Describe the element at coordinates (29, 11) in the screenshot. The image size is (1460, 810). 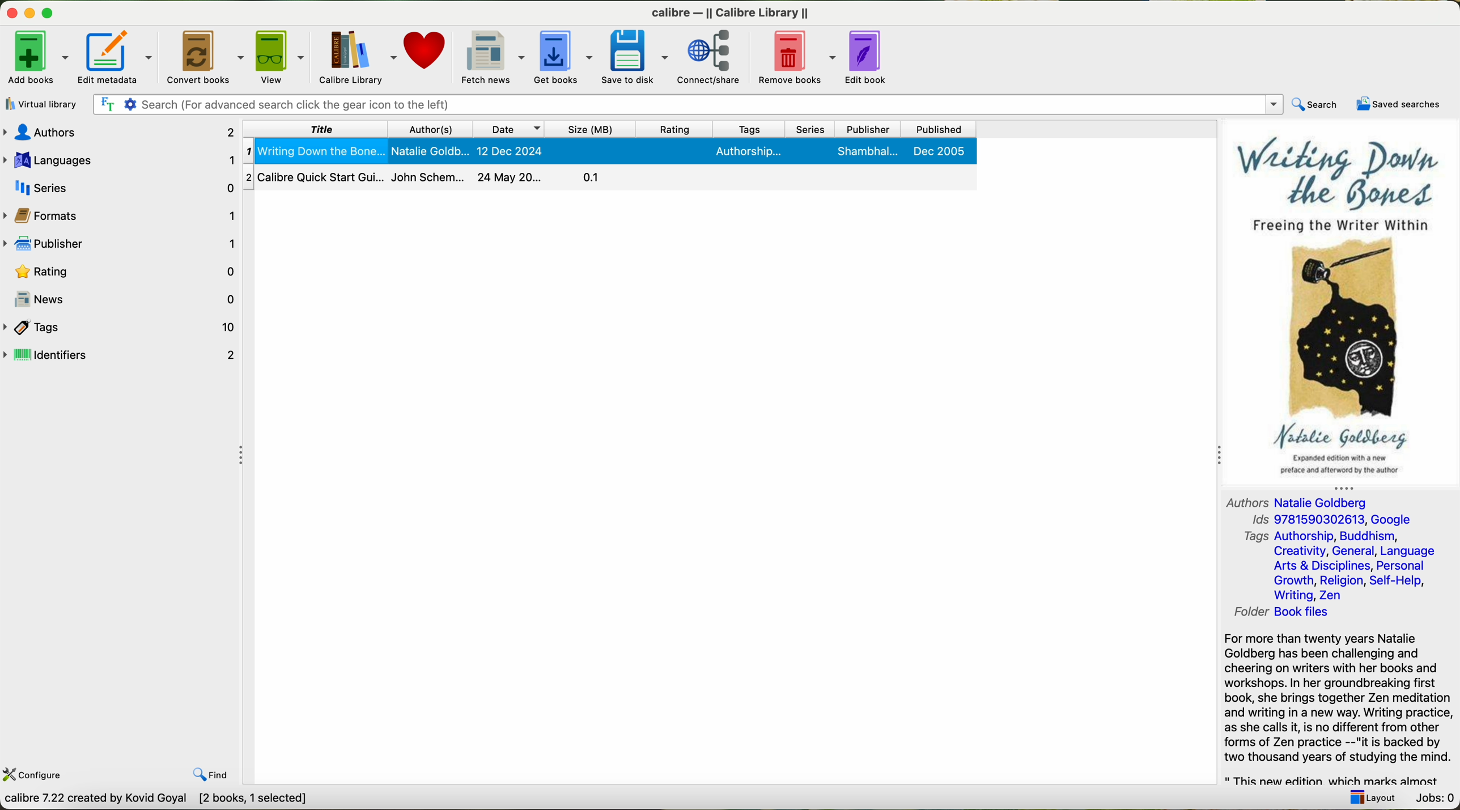
I see `disable buttons` at that location.